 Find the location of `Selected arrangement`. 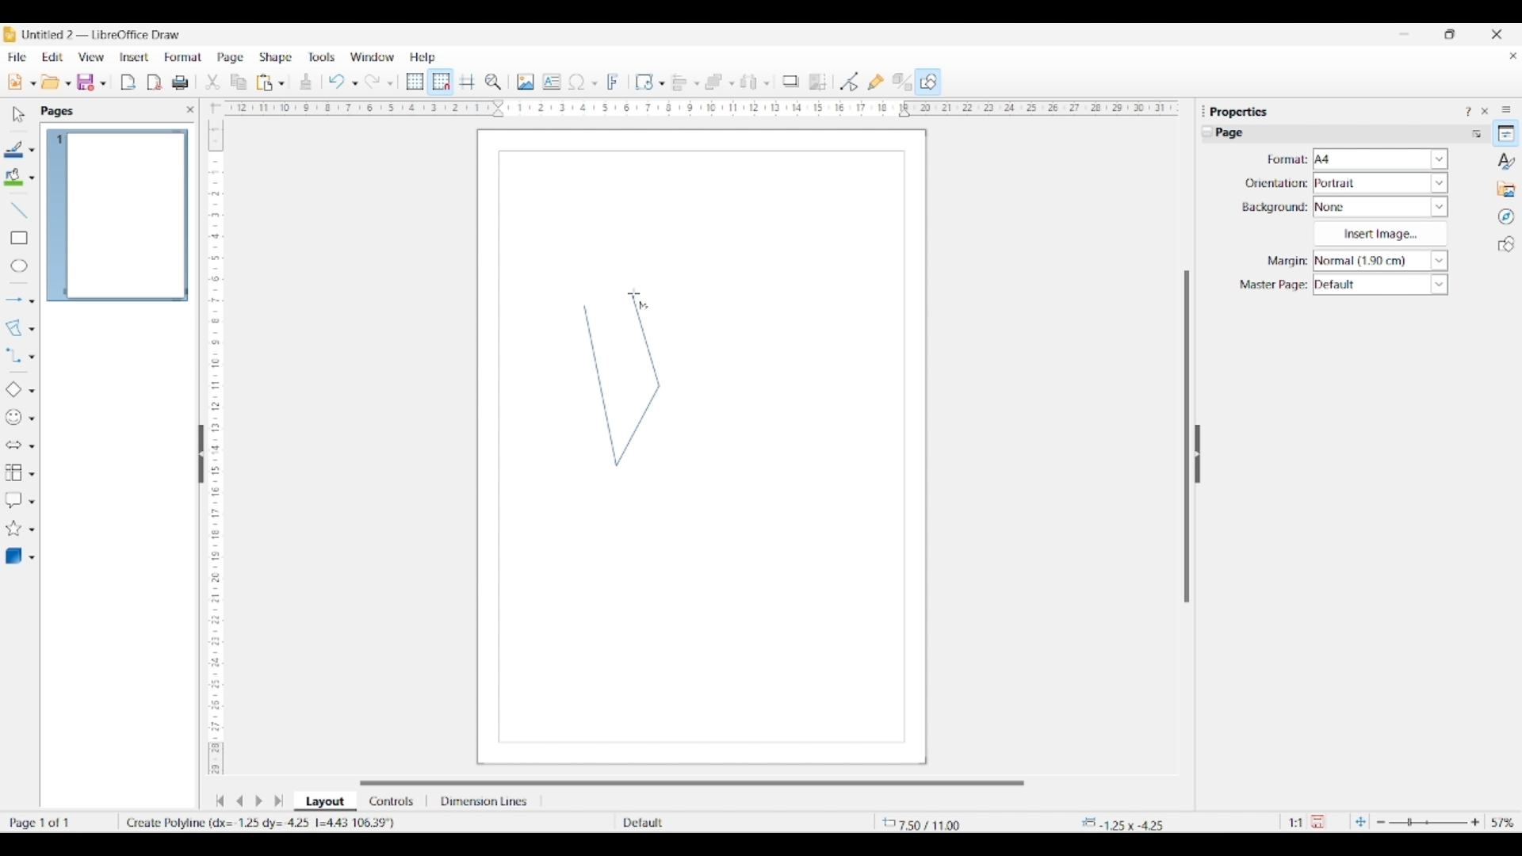

Selected arrangement is located at coordinates (714, 82).